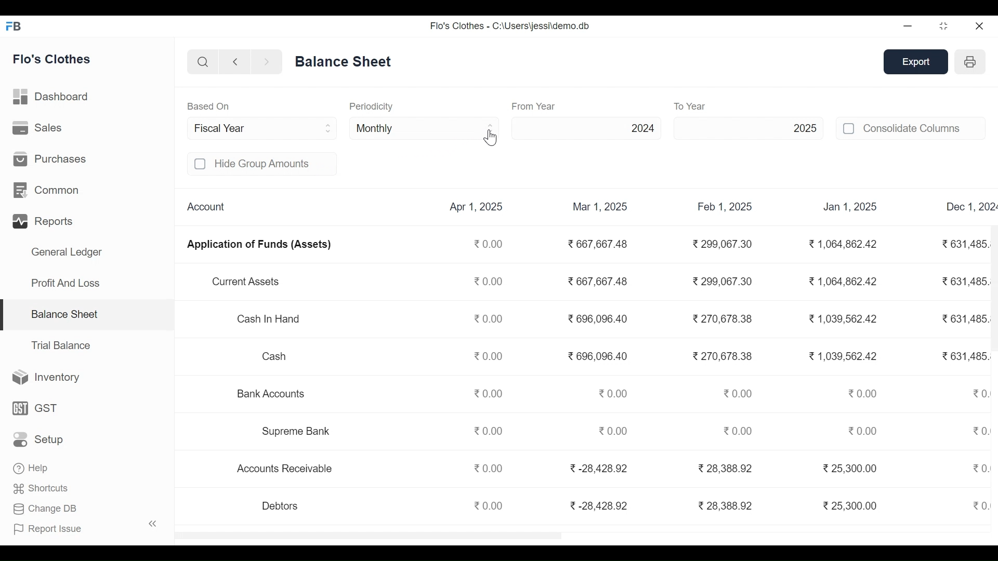 This screenshot has width=998, height=561. Describe the element at coordinates (208, 106) in the screenshot. I see `Based On` at that location.